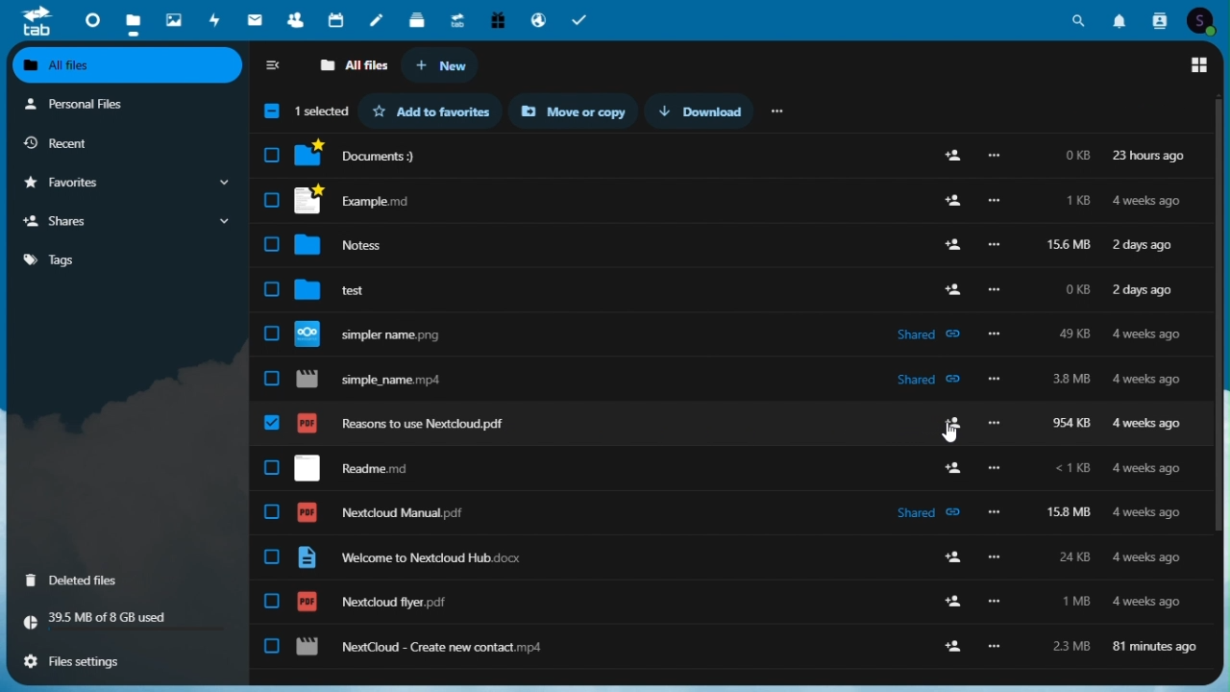 The image size is (1230, 692). What do you see at coordinates (926, 334) in the screenshot?
I see `shared` at bounding box center [926, 334].